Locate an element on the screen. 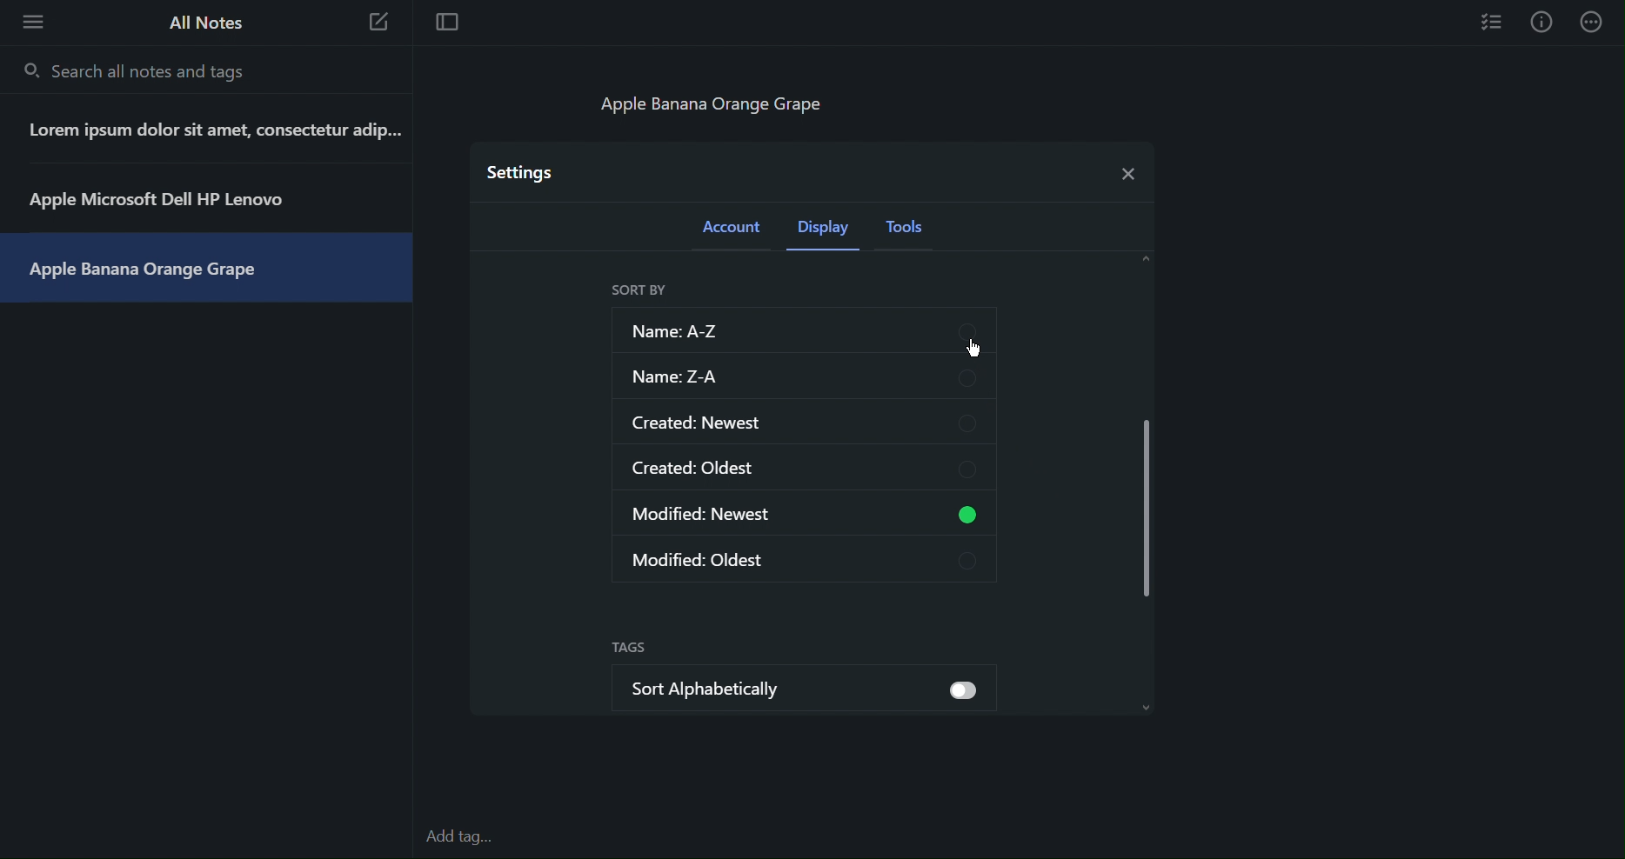 This screenshot has width=1625, height=859. Focus Mode is located at coordinates (445, 23).